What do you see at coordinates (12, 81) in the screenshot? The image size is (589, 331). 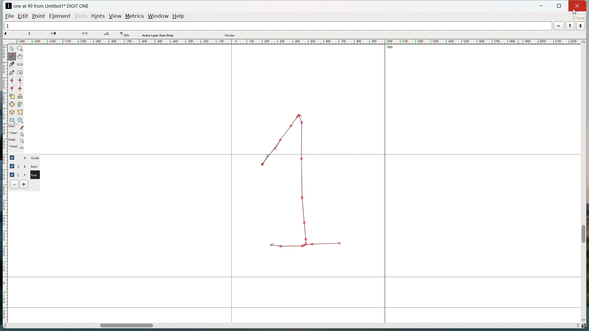 I see `add a curve point` at bounding box center [12, 81].